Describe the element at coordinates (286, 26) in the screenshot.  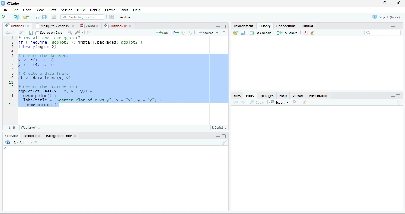
I see `Connections` at that location.